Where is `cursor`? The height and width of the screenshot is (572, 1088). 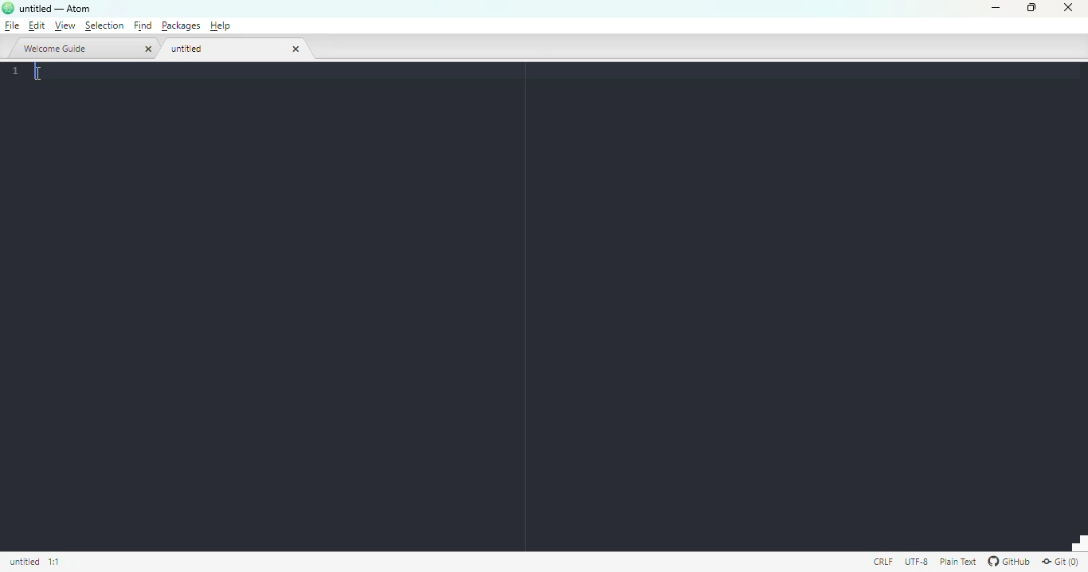 cursor is located at coordinates (41, 76).